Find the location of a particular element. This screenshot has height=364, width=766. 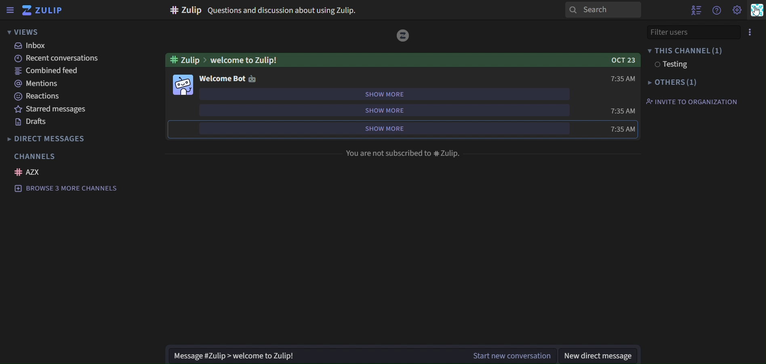

directmessages is located at coordinates (62, 138).